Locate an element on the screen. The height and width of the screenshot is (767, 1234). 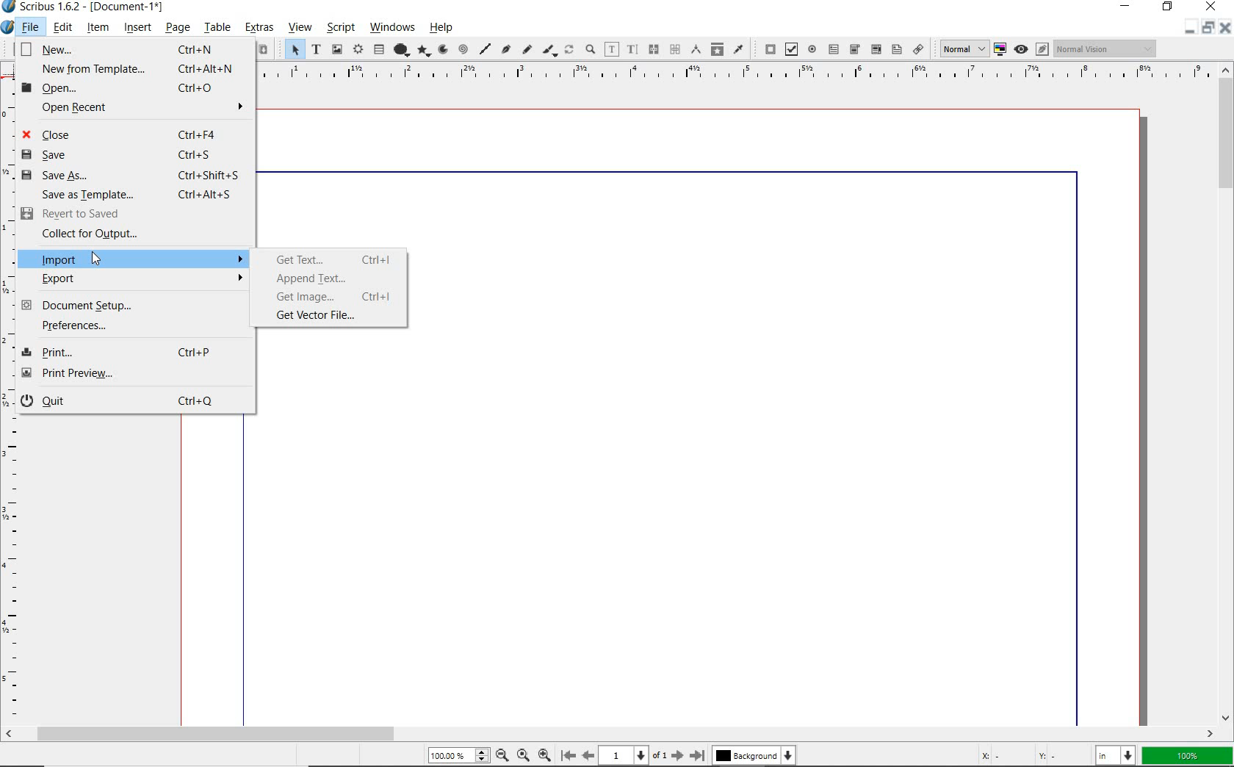
Import is located at coordinates (135, 259).